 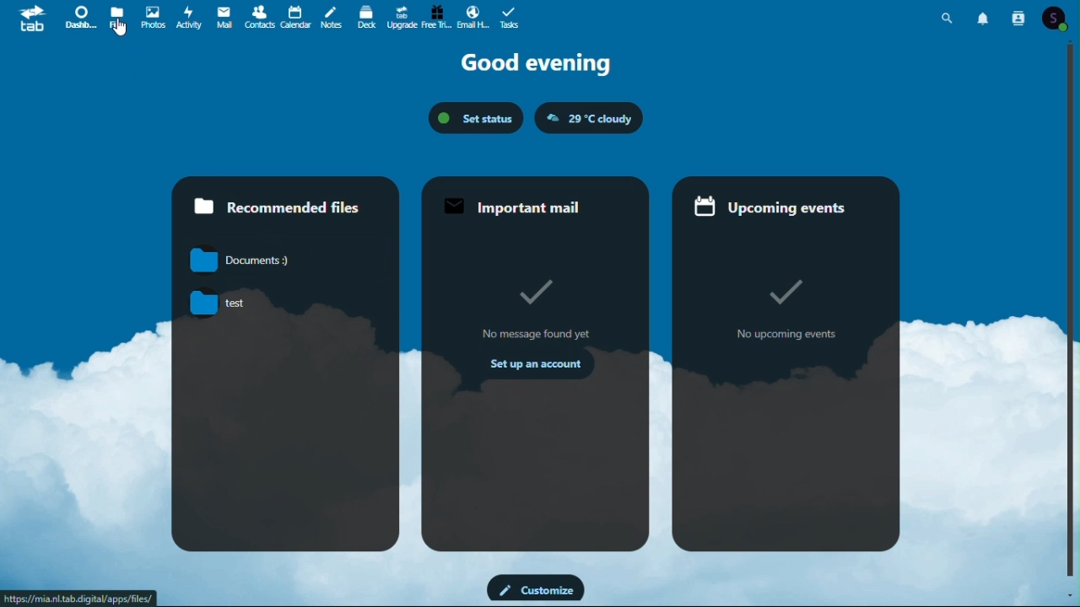 I want to click on tab, so click(x=29, y=19).